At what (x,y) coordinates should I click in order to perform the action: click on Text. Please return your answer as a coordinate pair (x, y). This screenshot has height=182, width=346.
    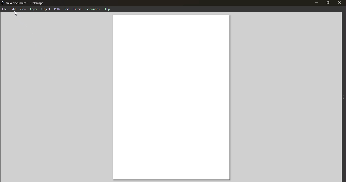
    Looking at the image, I should click on (67, 9).